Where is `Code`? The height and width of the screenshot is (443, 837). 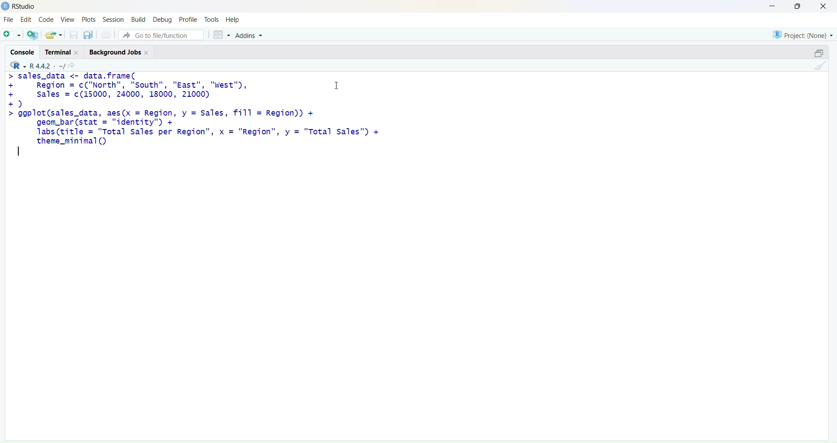 Code is located at coordinates (47, 20).